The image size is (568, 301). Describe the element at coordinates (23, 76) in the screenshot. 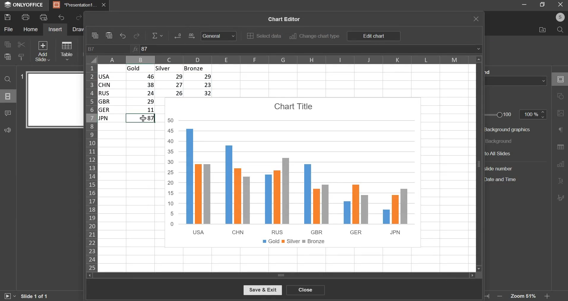

I see `slide number` at that location.